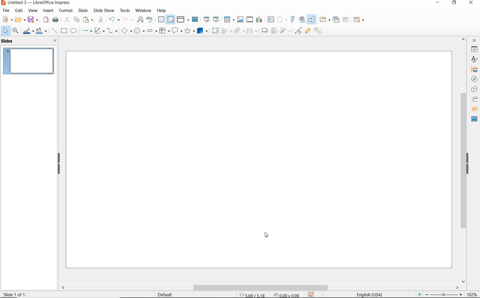  What do you see at coordinates (202, 31) in the screenshot?
I see `3D OBJECTS` at bounding box center [202, 31].